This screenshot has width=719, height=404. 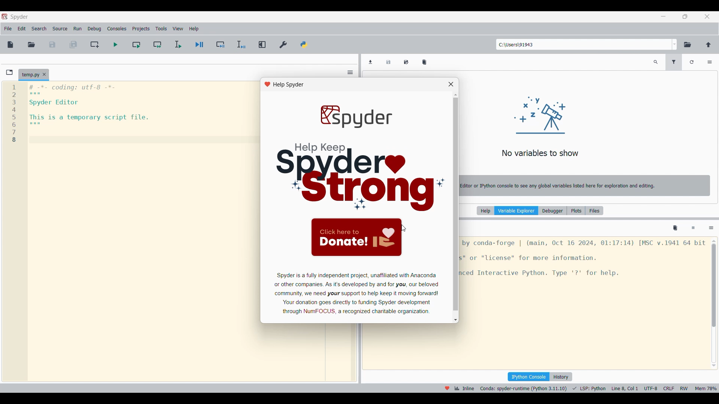 I want to click on ipython console pane, so click(x=585, y=265).